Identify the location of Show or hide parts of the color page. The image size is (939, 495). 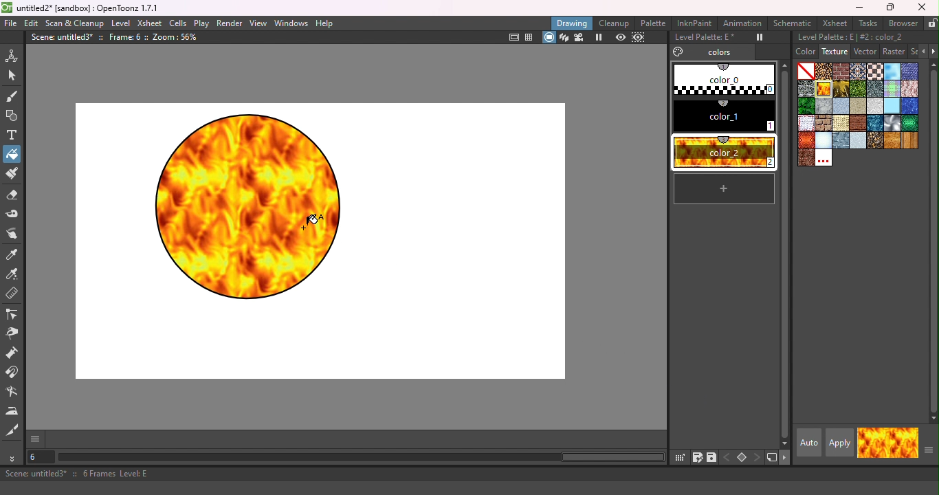
(927, 452).